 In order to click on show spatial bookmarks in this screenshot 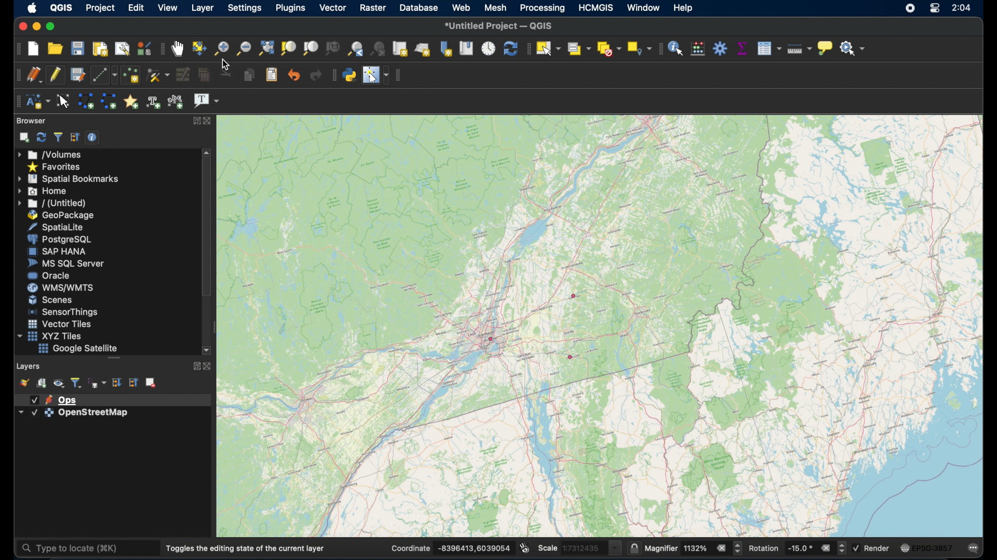, I will do `click(467, 49)`.